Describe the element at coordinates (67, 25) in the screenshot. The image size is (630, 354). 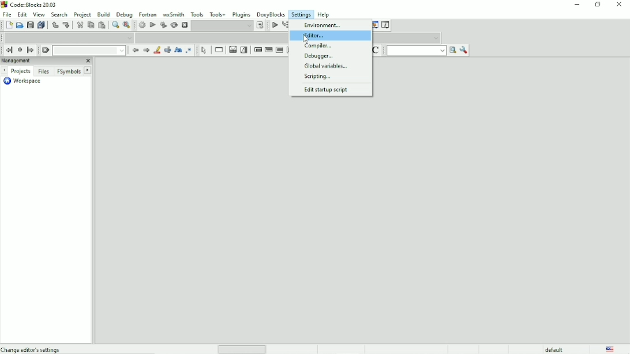
I see `Redo` at that location.